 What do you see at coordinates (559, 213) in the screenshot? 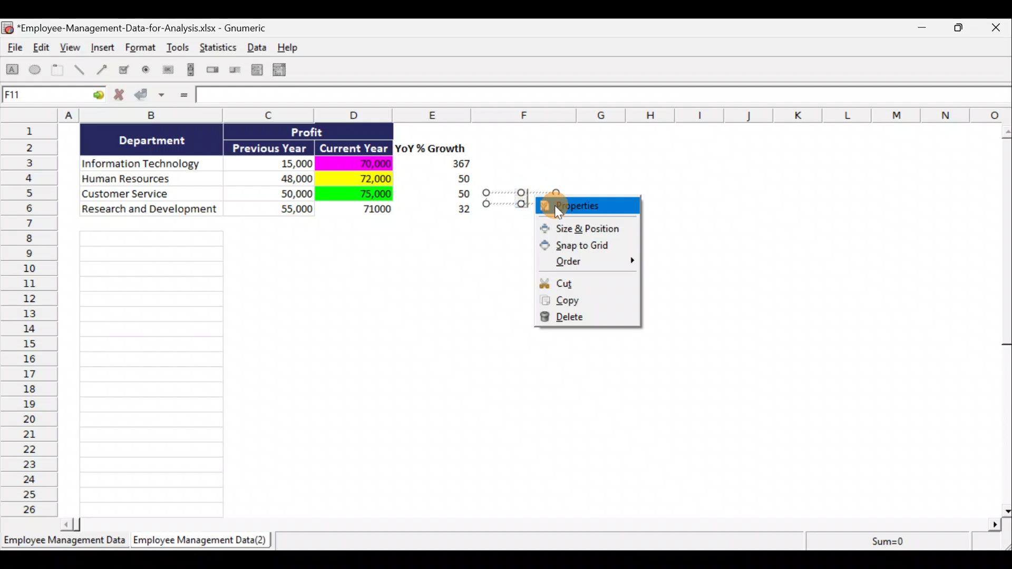
I see `cursor` at bounding box center [559, 213].